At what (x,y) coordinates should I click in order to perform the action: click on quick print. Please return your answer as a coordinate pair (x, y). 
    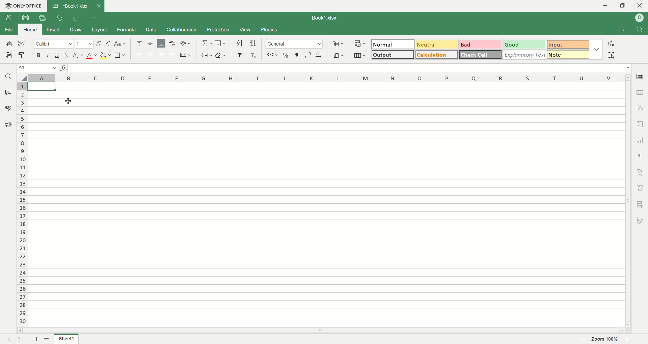
    Looking at the image, I should click on (42, 18).